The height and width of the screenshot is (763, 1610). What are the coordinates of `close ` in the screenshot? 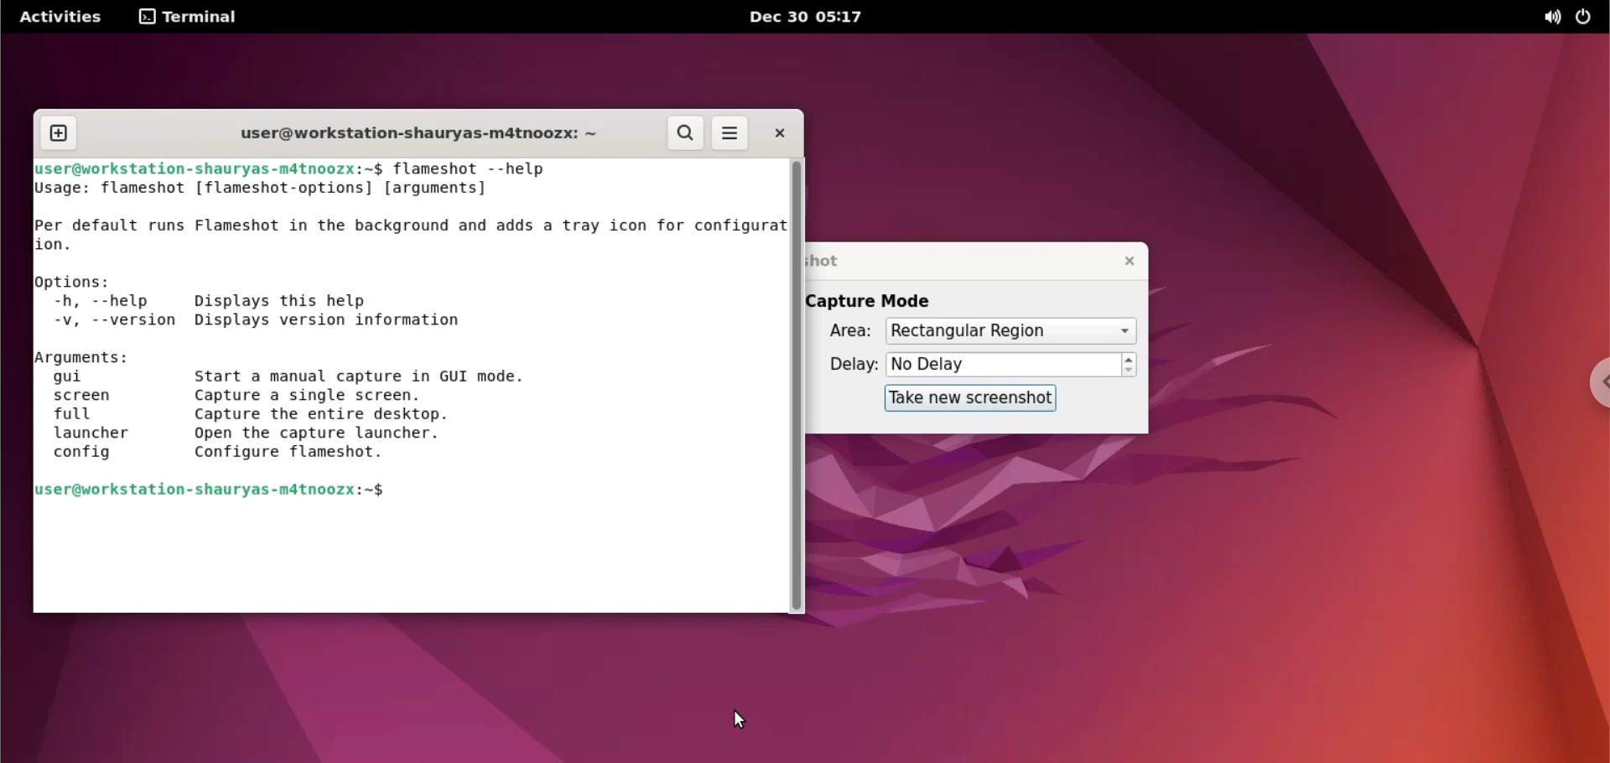 It's located at (1124, 261).